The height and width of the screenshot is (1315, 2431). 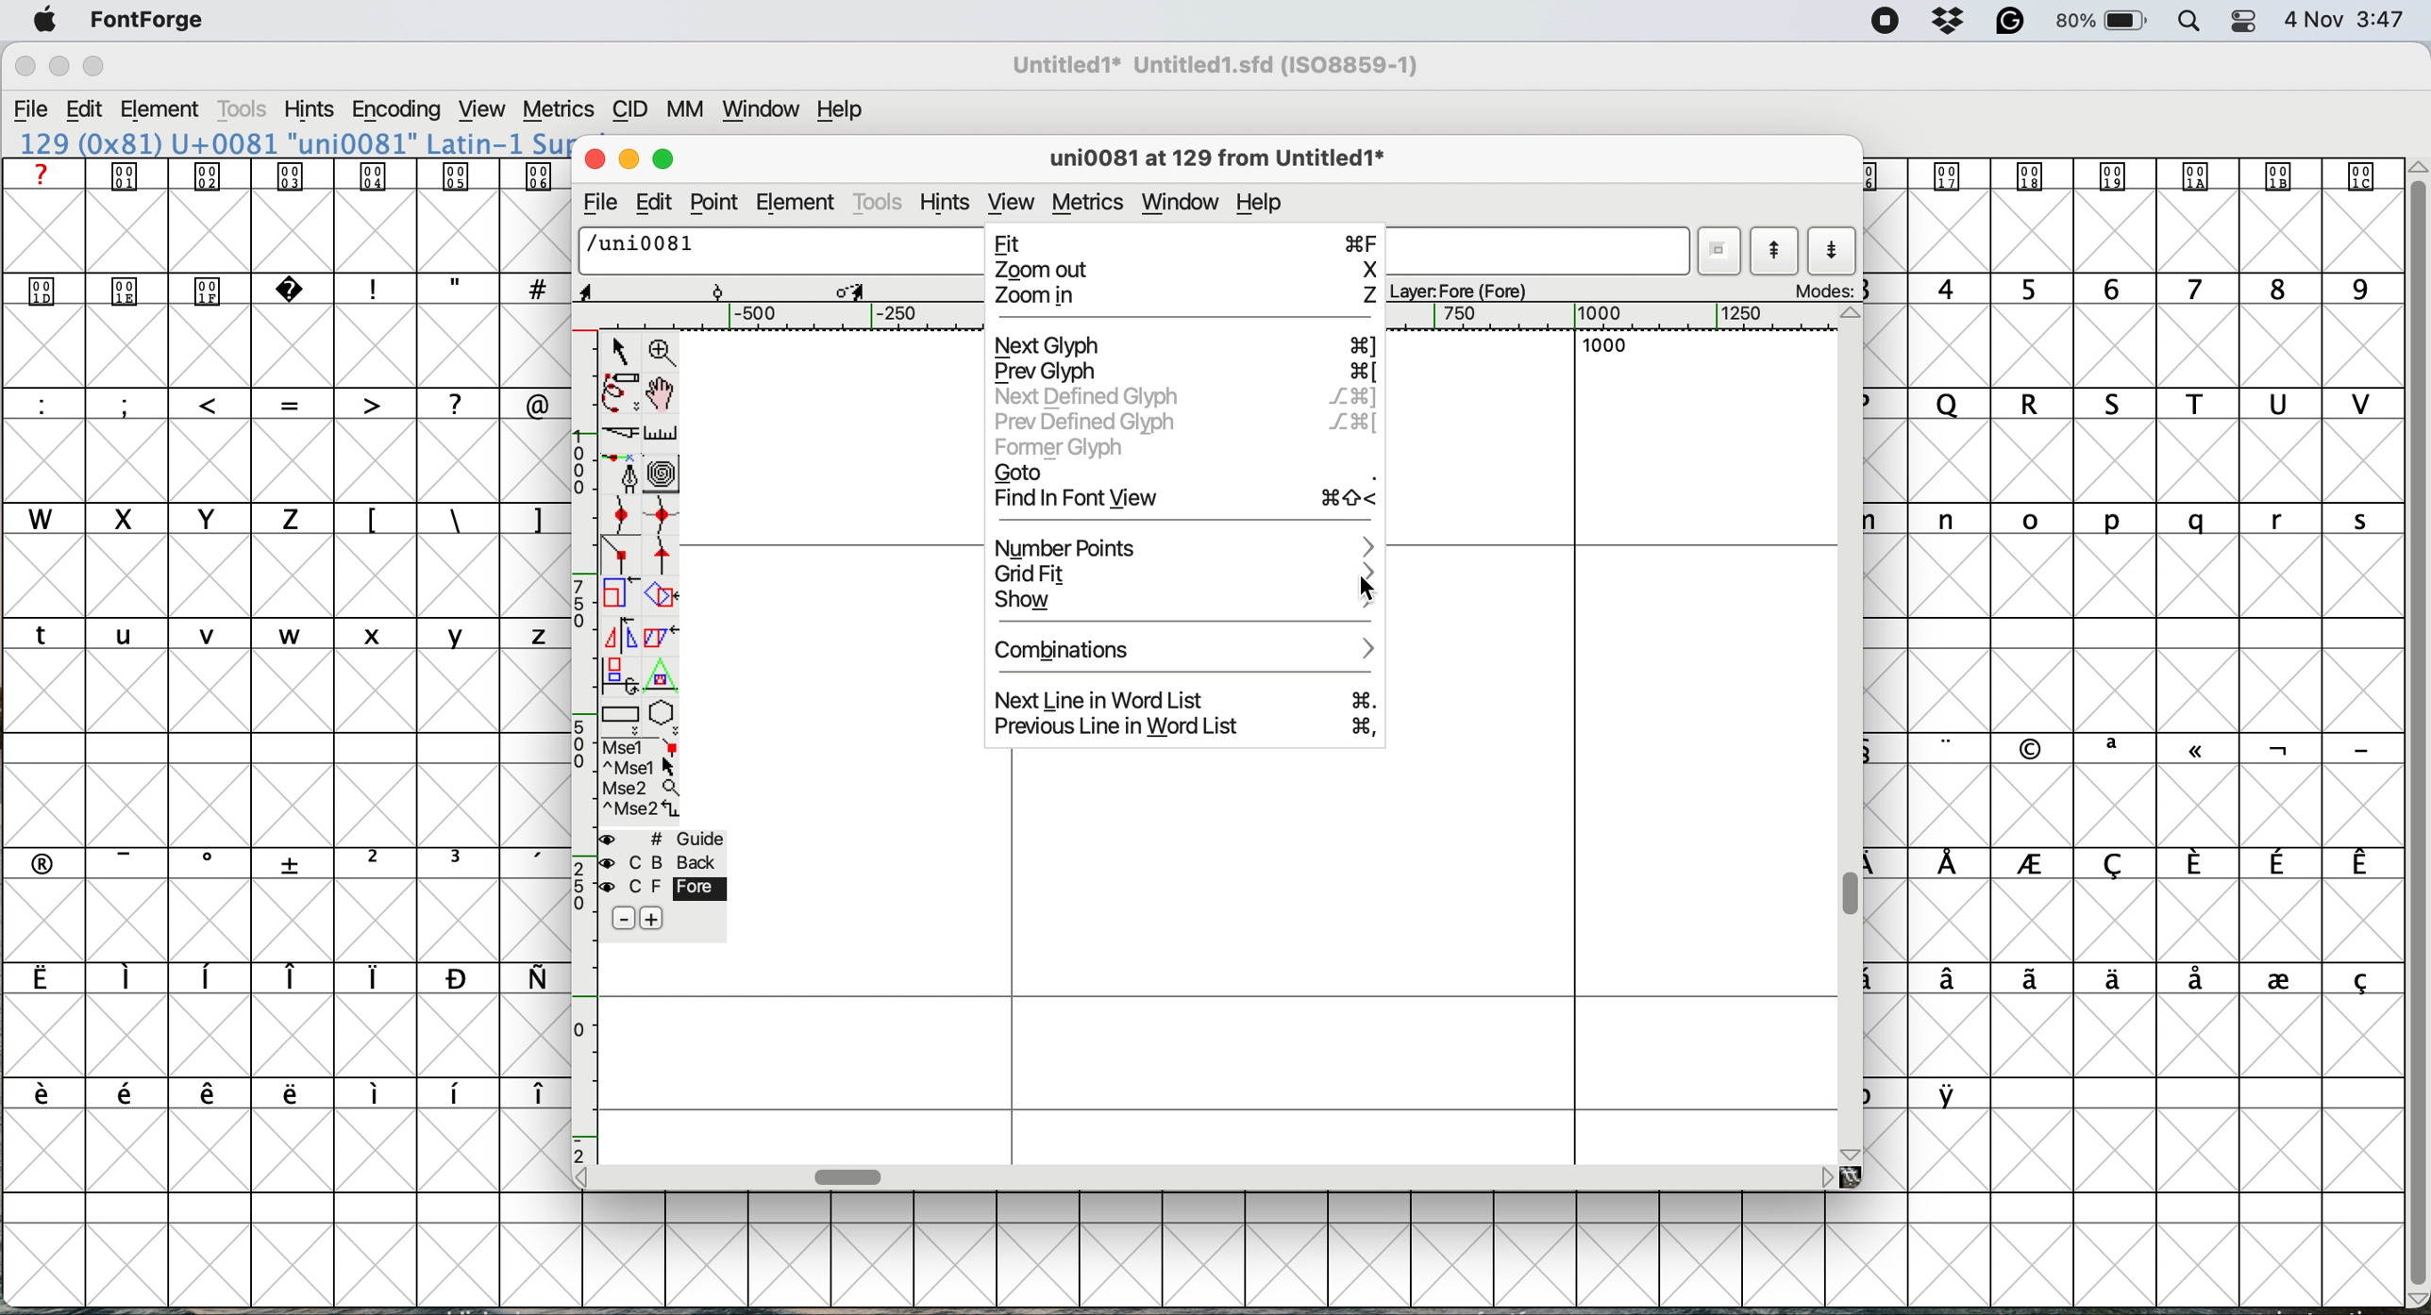 I want to click on skew the selection, so click(x=662, y=634).